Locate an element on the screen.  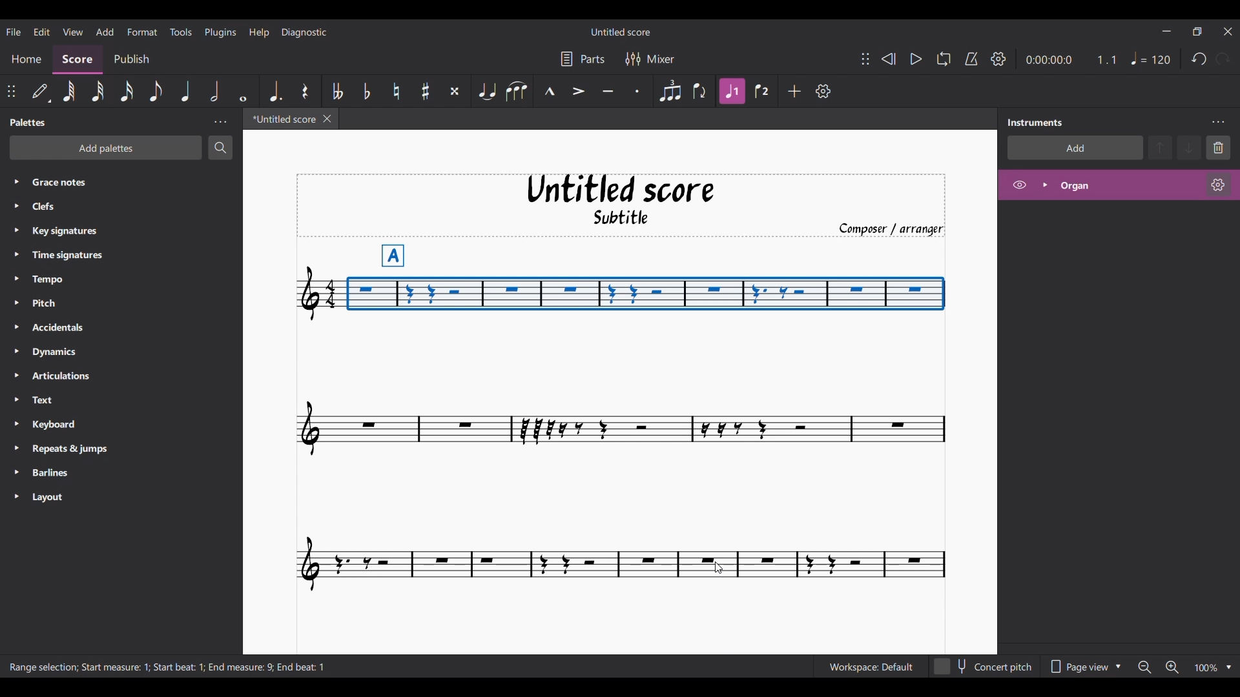
Mixer settings is located at coordinates (650, 59).